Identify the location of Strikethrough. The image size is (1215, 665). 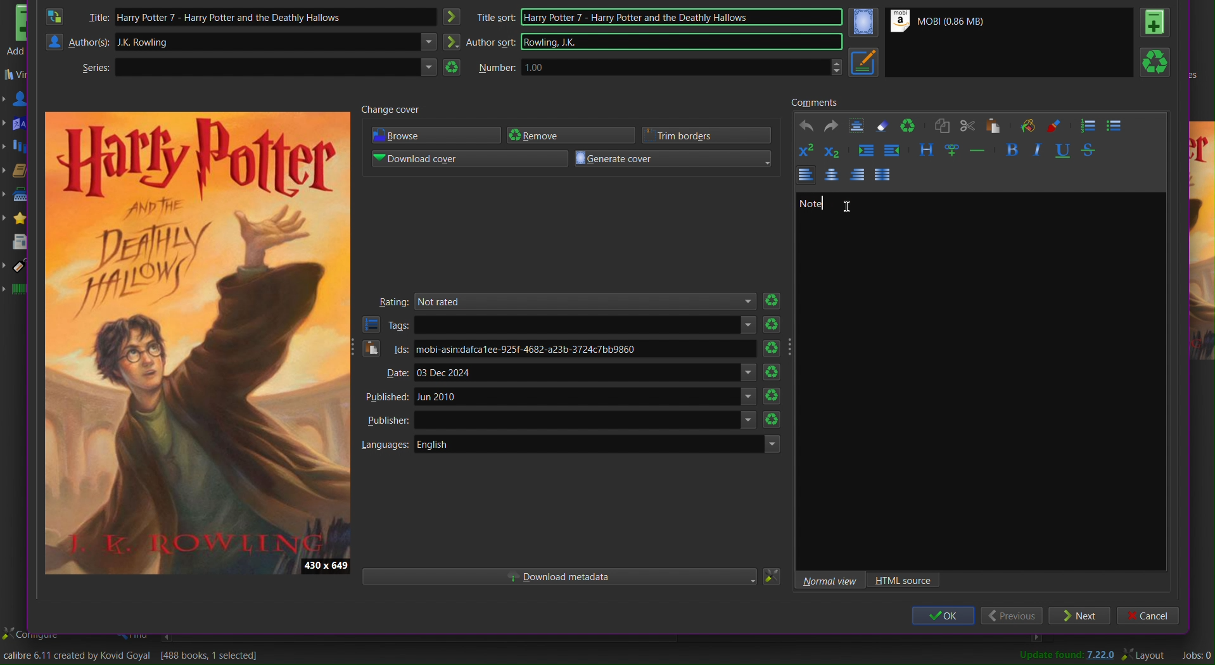
(1088, 149).